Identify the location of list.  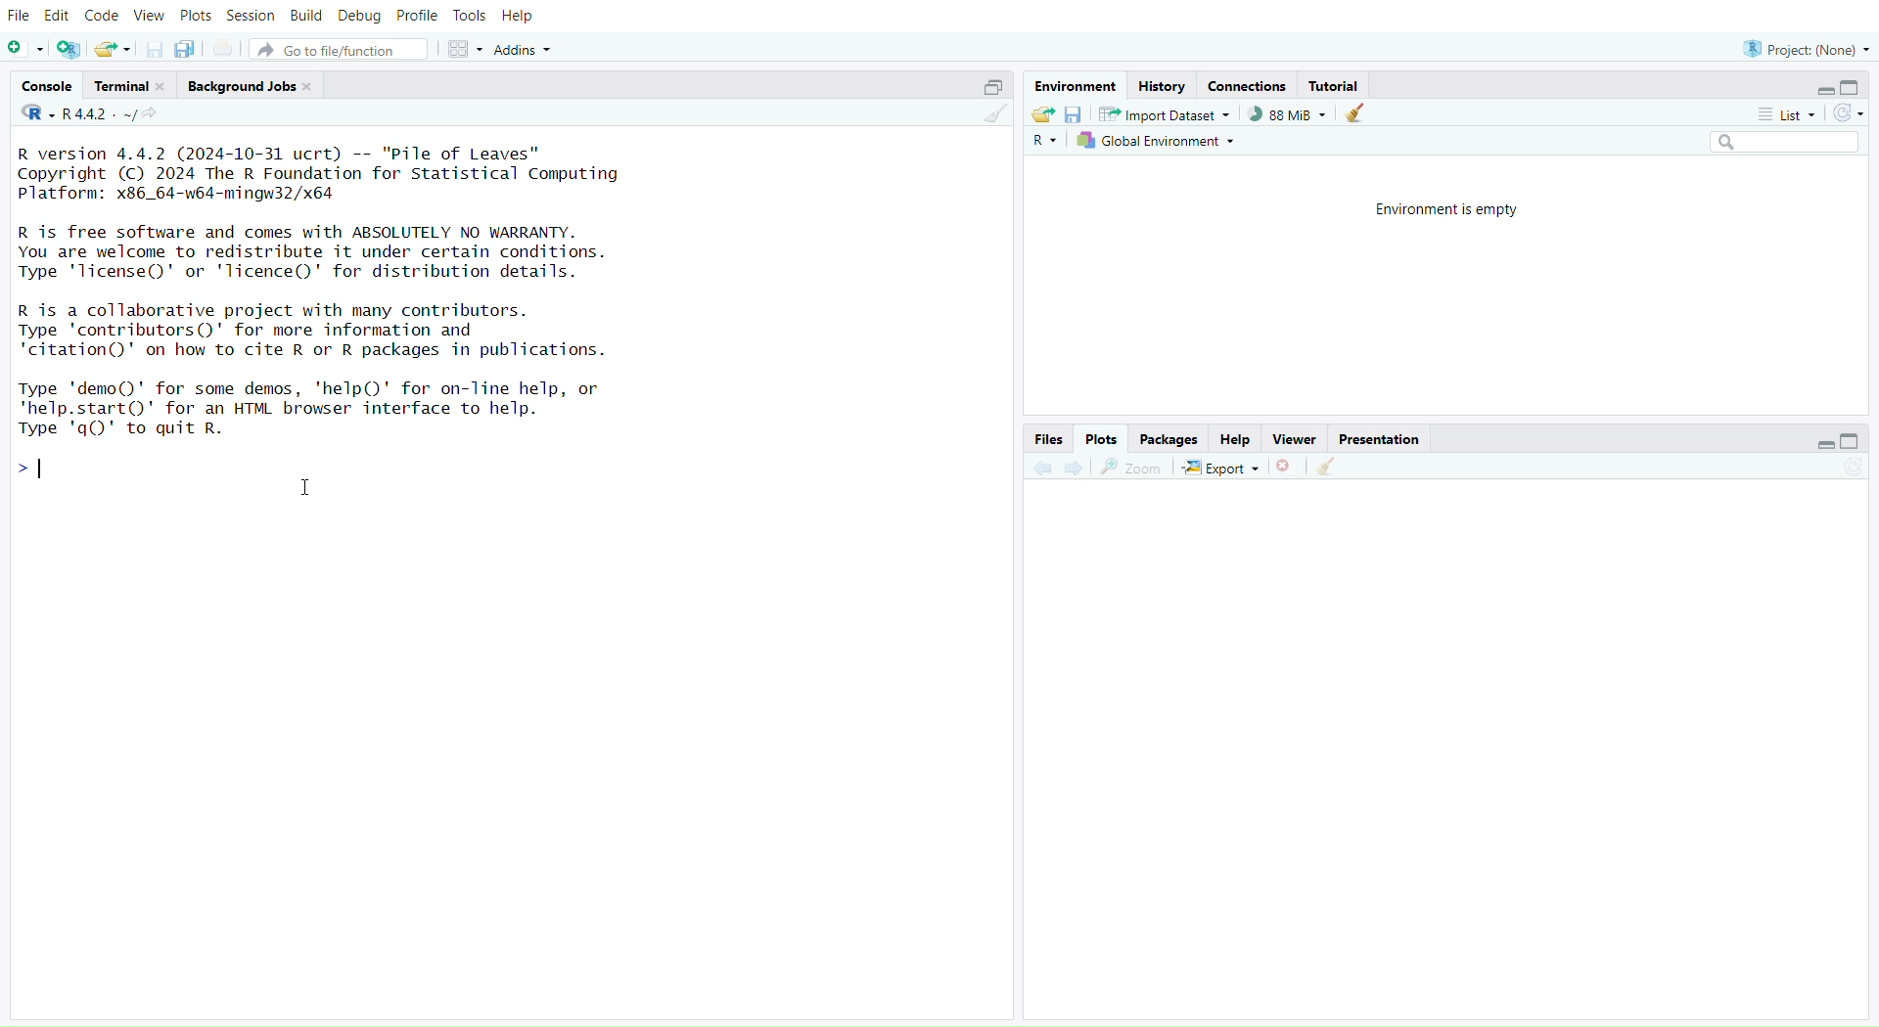
(1777, 114).